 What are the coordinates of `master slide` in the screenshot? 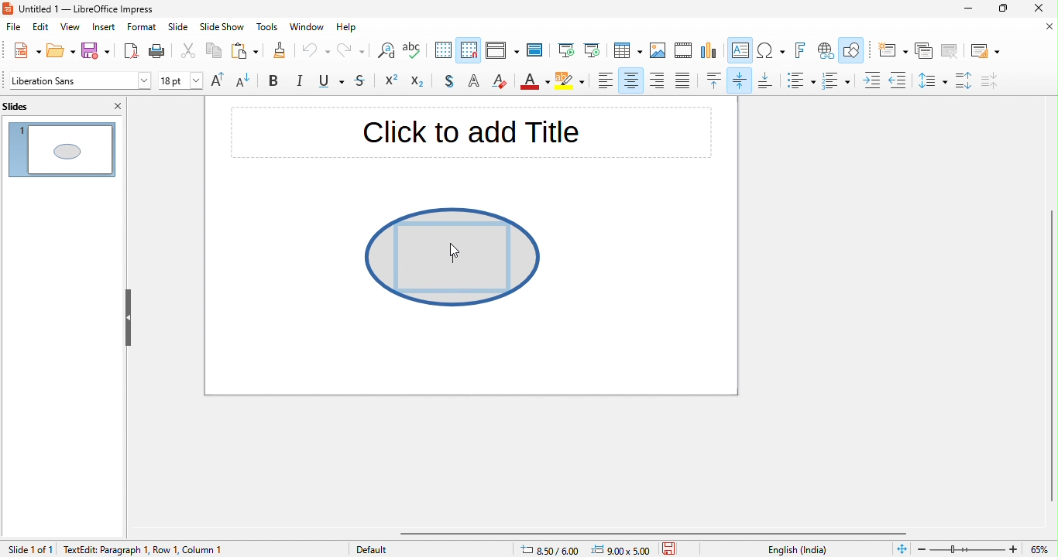 It's located at (538, 50).